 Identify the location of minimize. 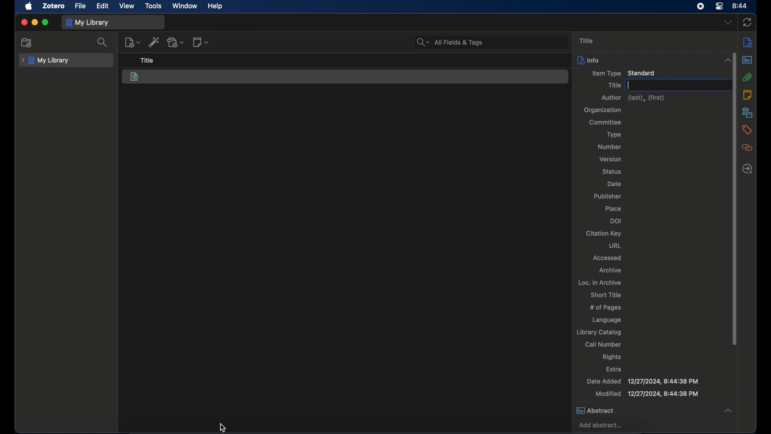
(36, 22).